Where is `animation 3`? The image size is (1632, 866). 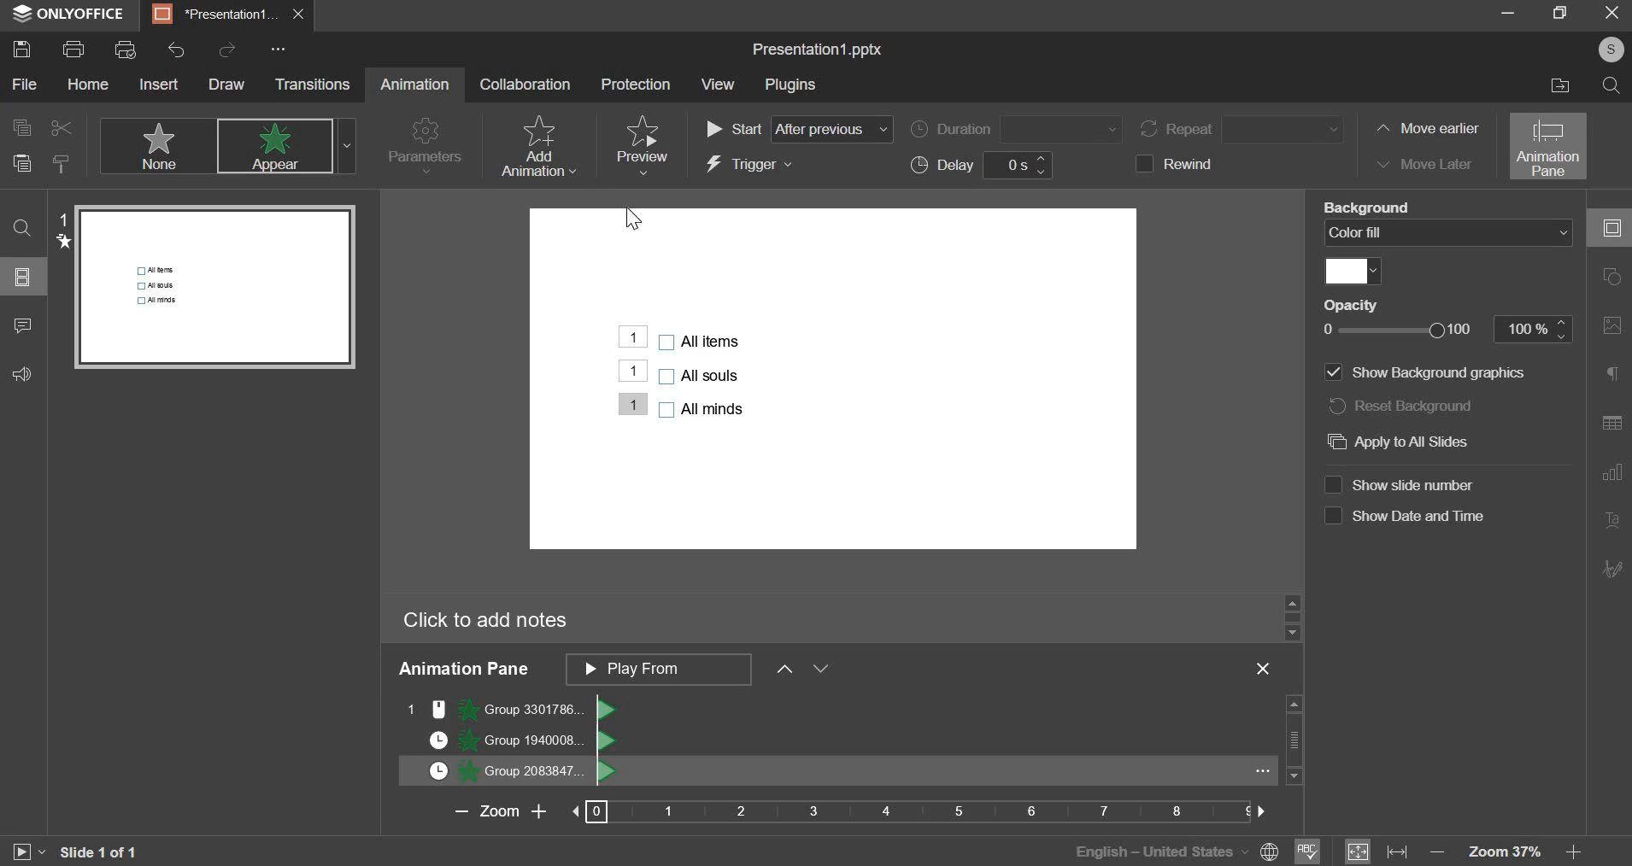 animation 3 is located at coordinates (508, 771).